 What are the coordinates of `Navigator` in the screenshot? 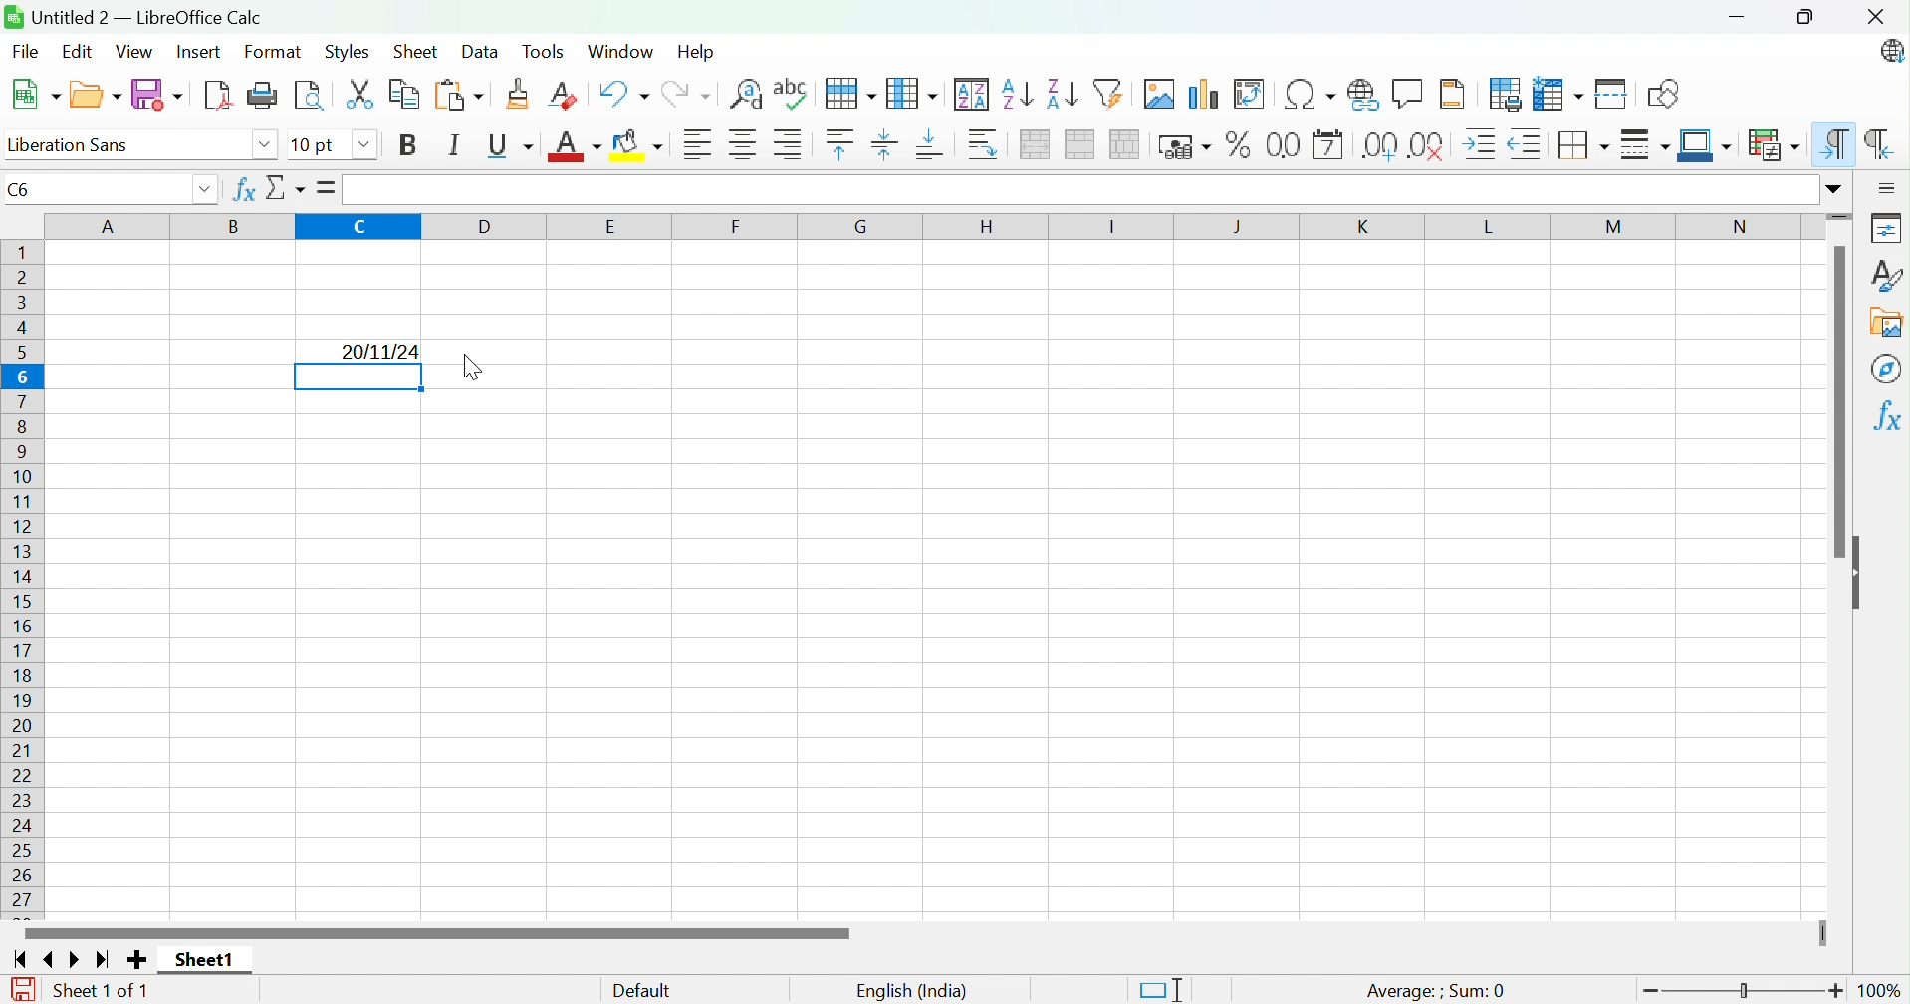 It's located at (1887, 369).